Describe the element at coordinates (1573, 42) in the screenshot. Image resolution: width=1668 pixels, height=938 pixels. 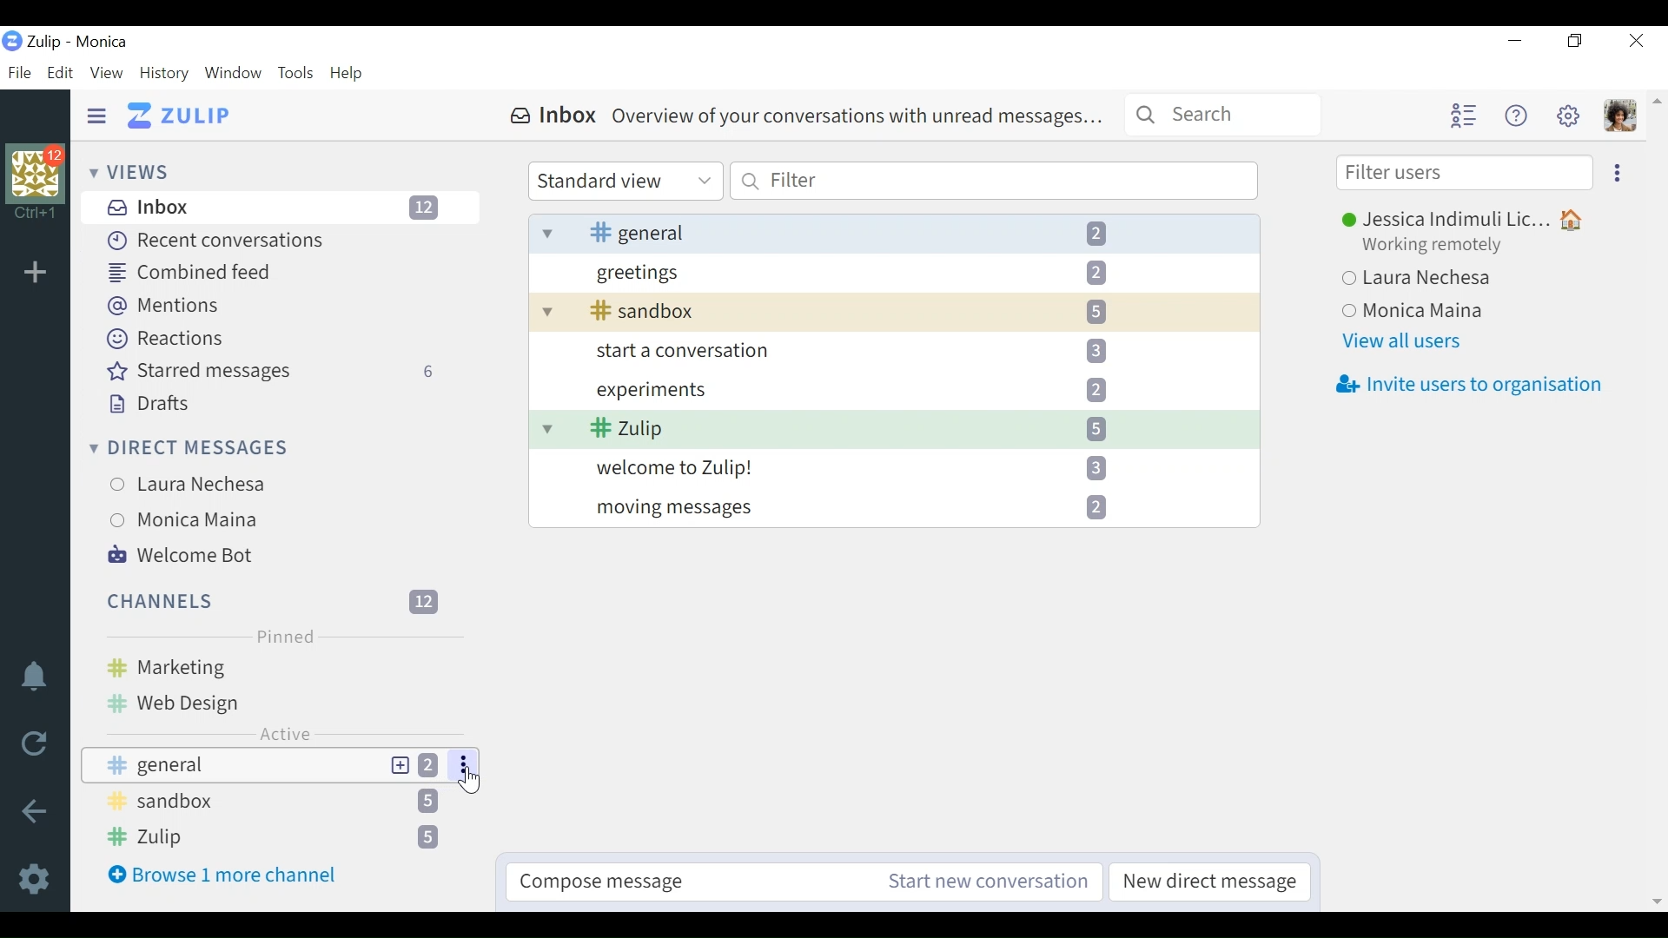
I see `Restore` at that location.